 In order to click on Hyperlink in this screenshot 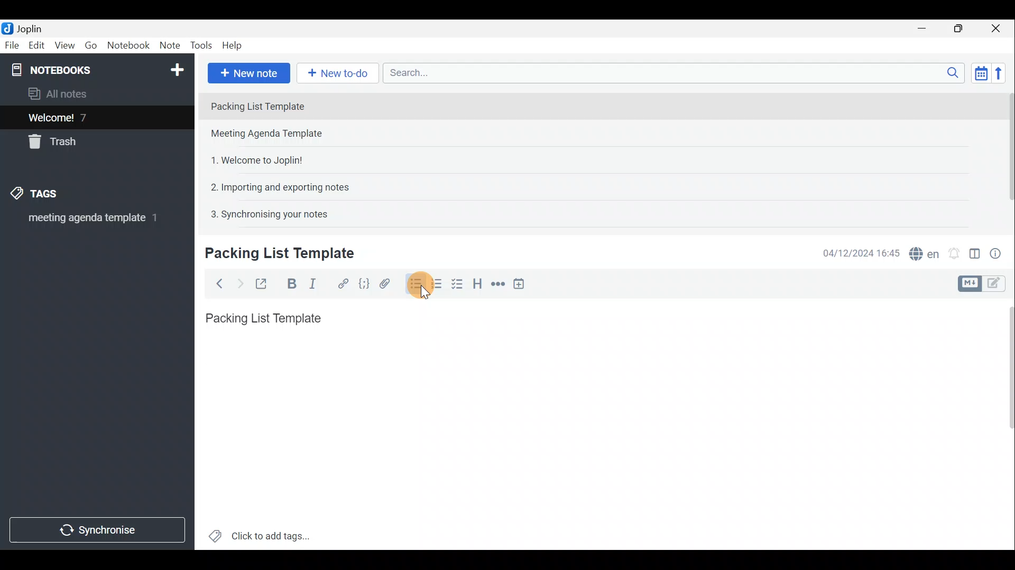, I will do `click(341, 282)`.